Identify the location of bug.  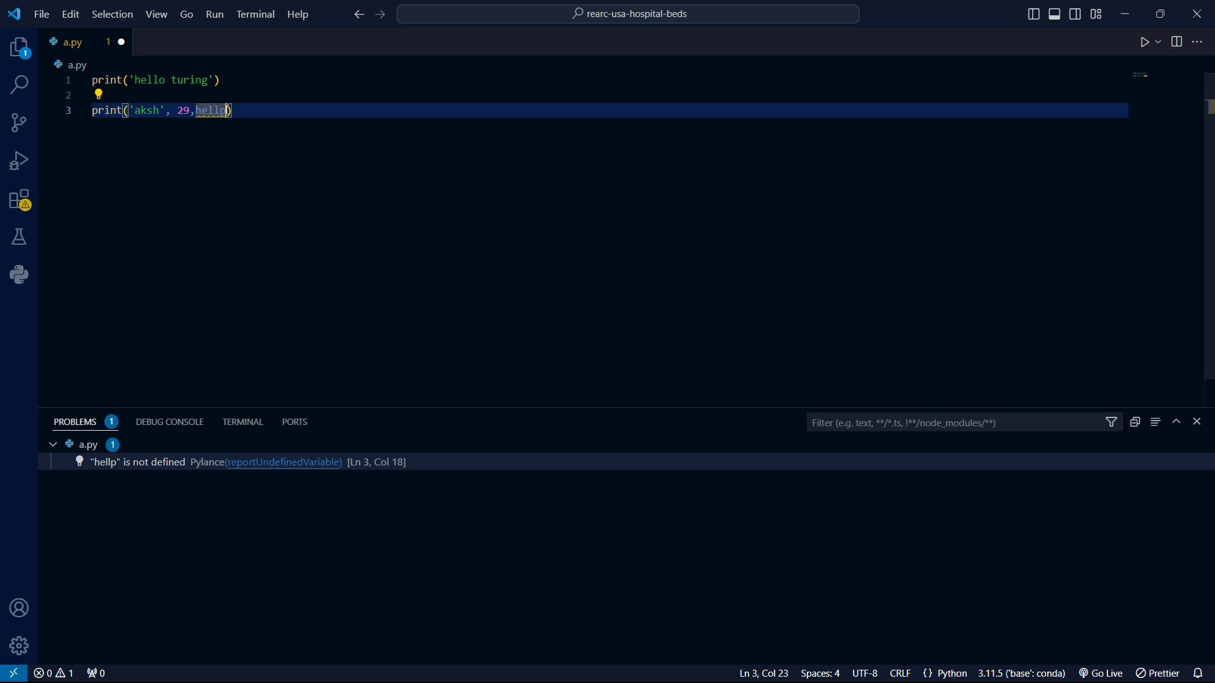
(22, 158).